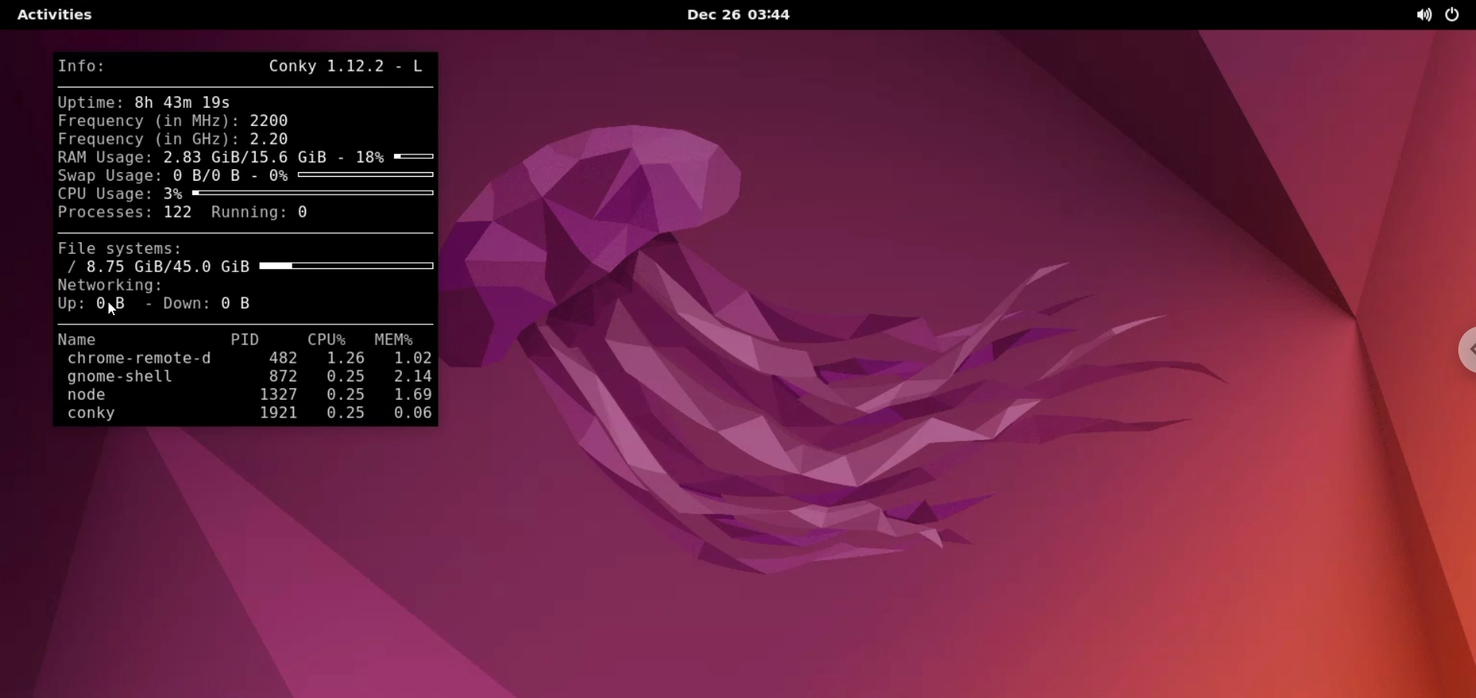 The height and width of the screenshot is (698, 1476). Describe the element at coordinates (105, 214) in the screenshot. I see `Processes:` at that location.